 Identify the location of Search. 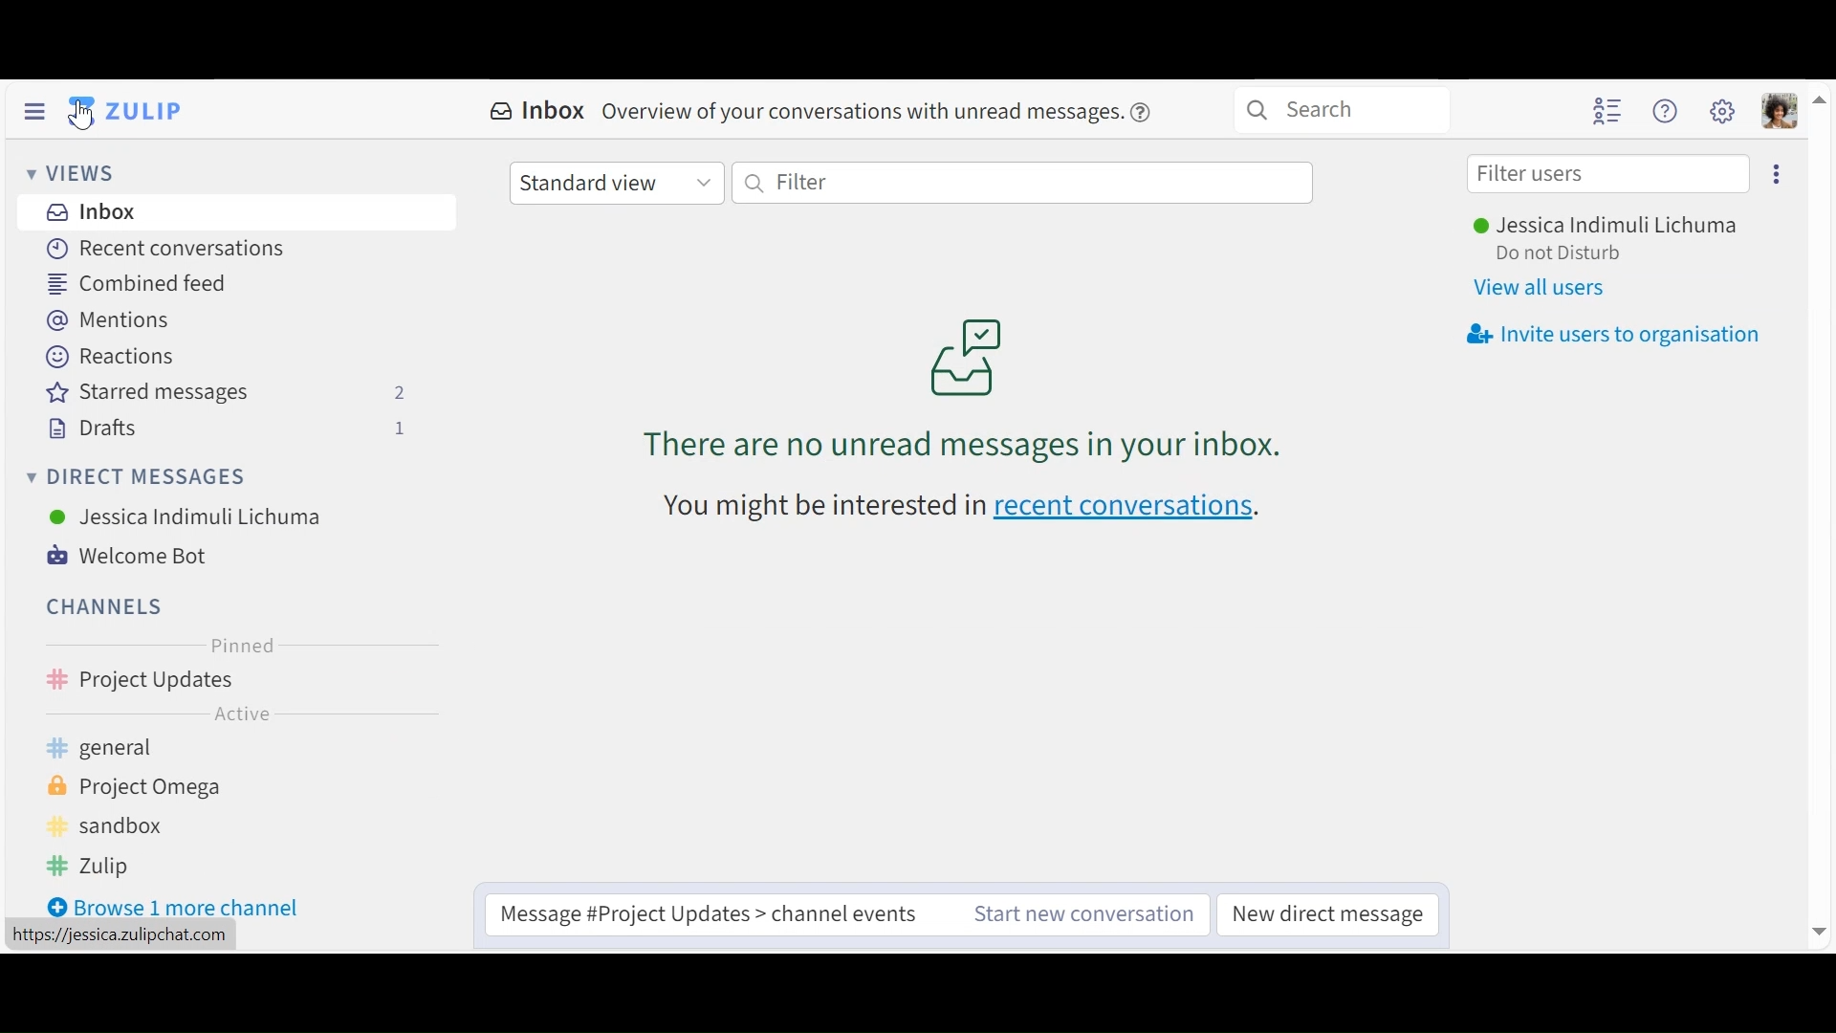
(1346, 111).